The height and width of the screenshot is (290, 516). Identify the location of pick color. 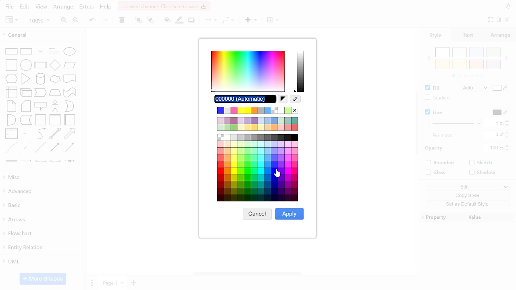
(296, 99).